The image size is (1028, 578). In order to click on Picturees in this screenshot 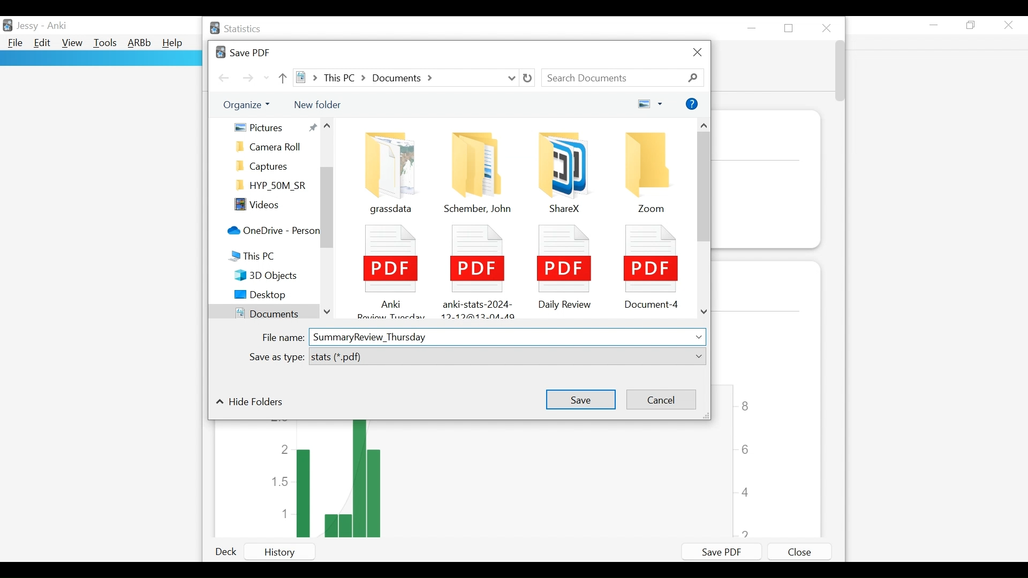, I will do `click(274, 127)`.